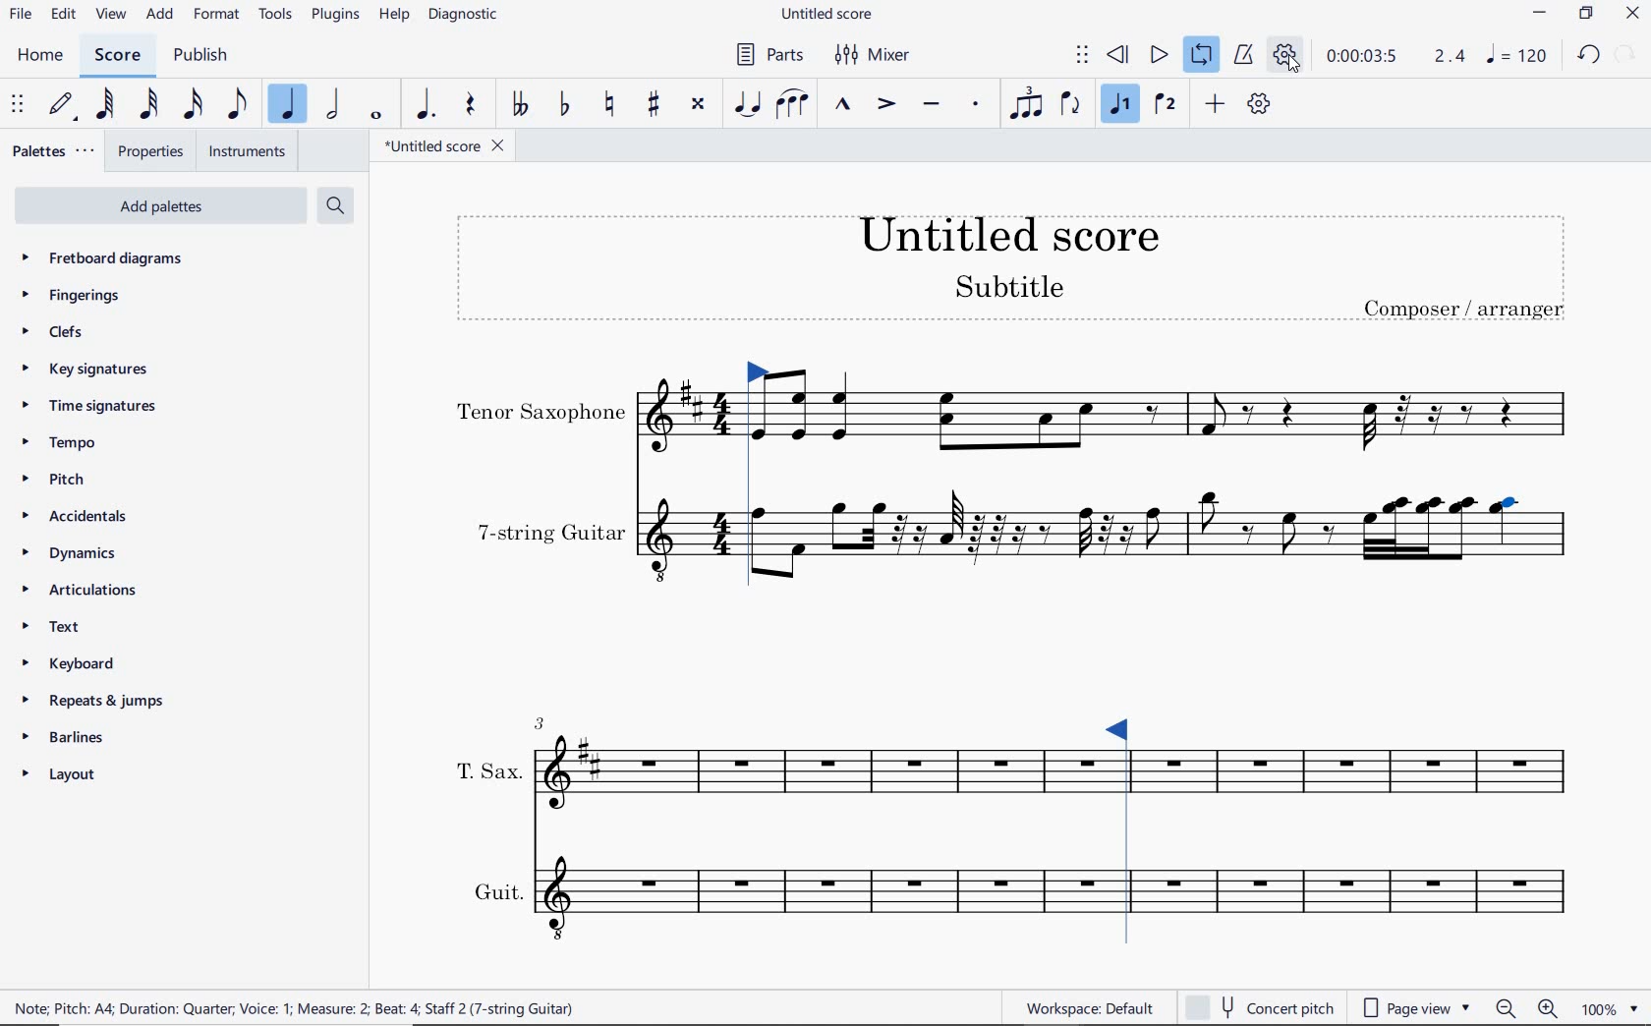  What do you see at coordinates (1380, 893) in the screenshot?
I see `INSTRUMENT: GUIT` at bounding box center [1380, 893].